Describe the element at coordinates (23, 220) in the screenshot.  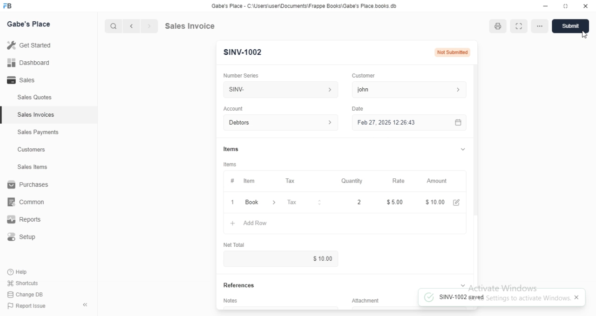
I see `Reports` at that location.